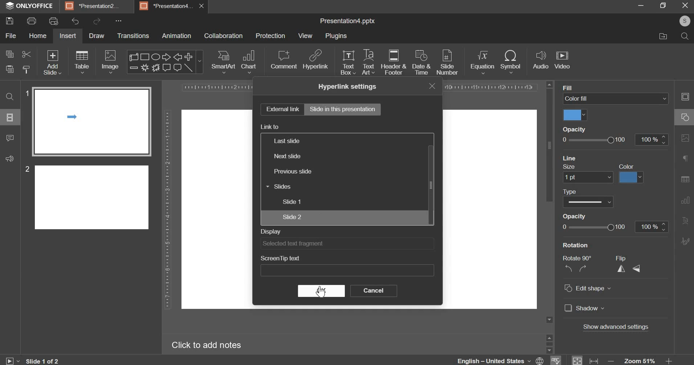  Describe the element at coordinates (577, 246) in the screenshot. I see `Rotation` at that location.